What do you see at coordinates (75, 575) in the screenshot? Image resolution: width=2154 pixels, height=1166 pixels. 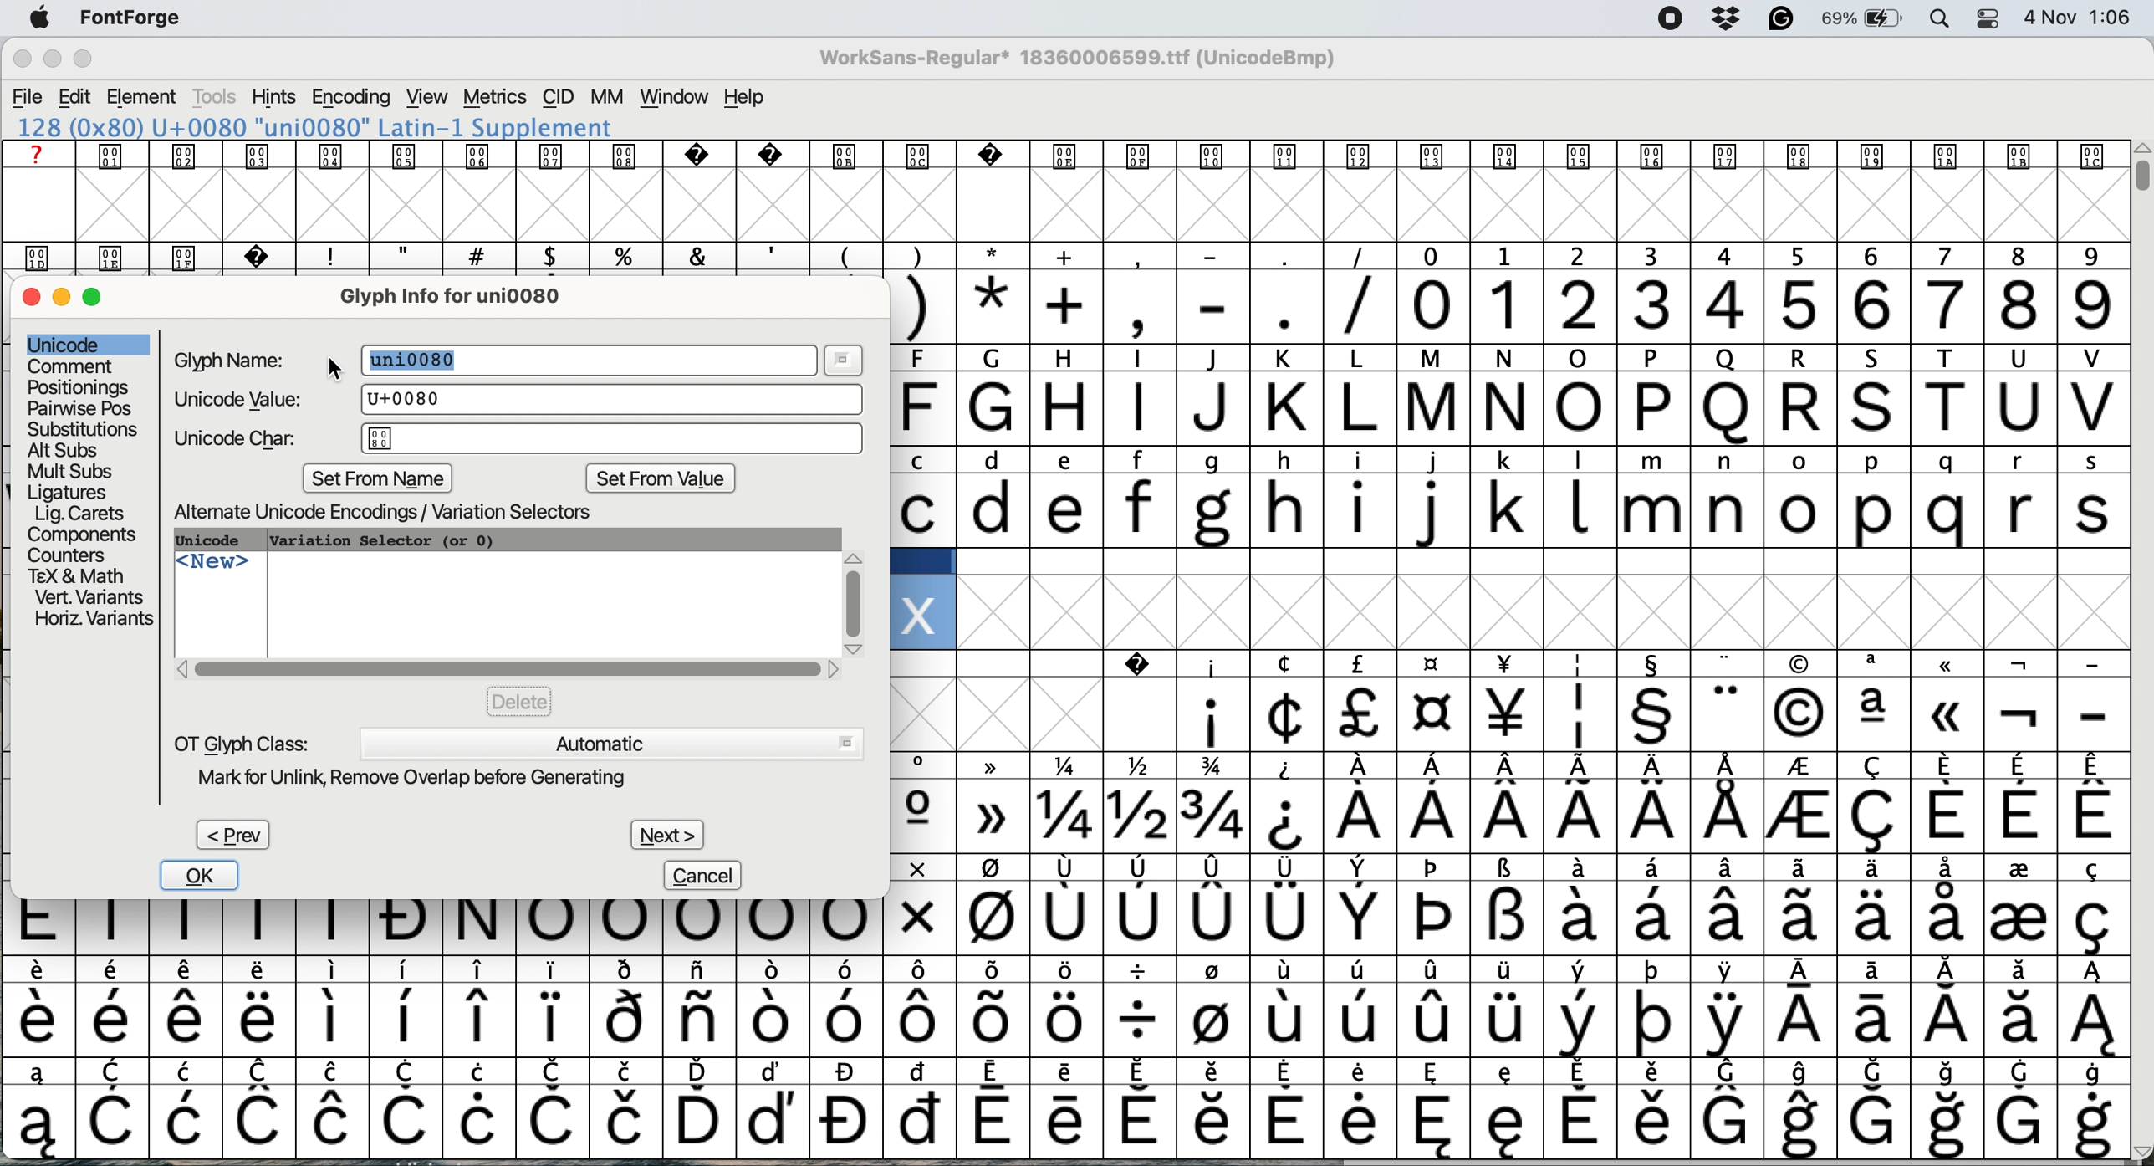 I see `tex and math` at bounding box center [75, 575].